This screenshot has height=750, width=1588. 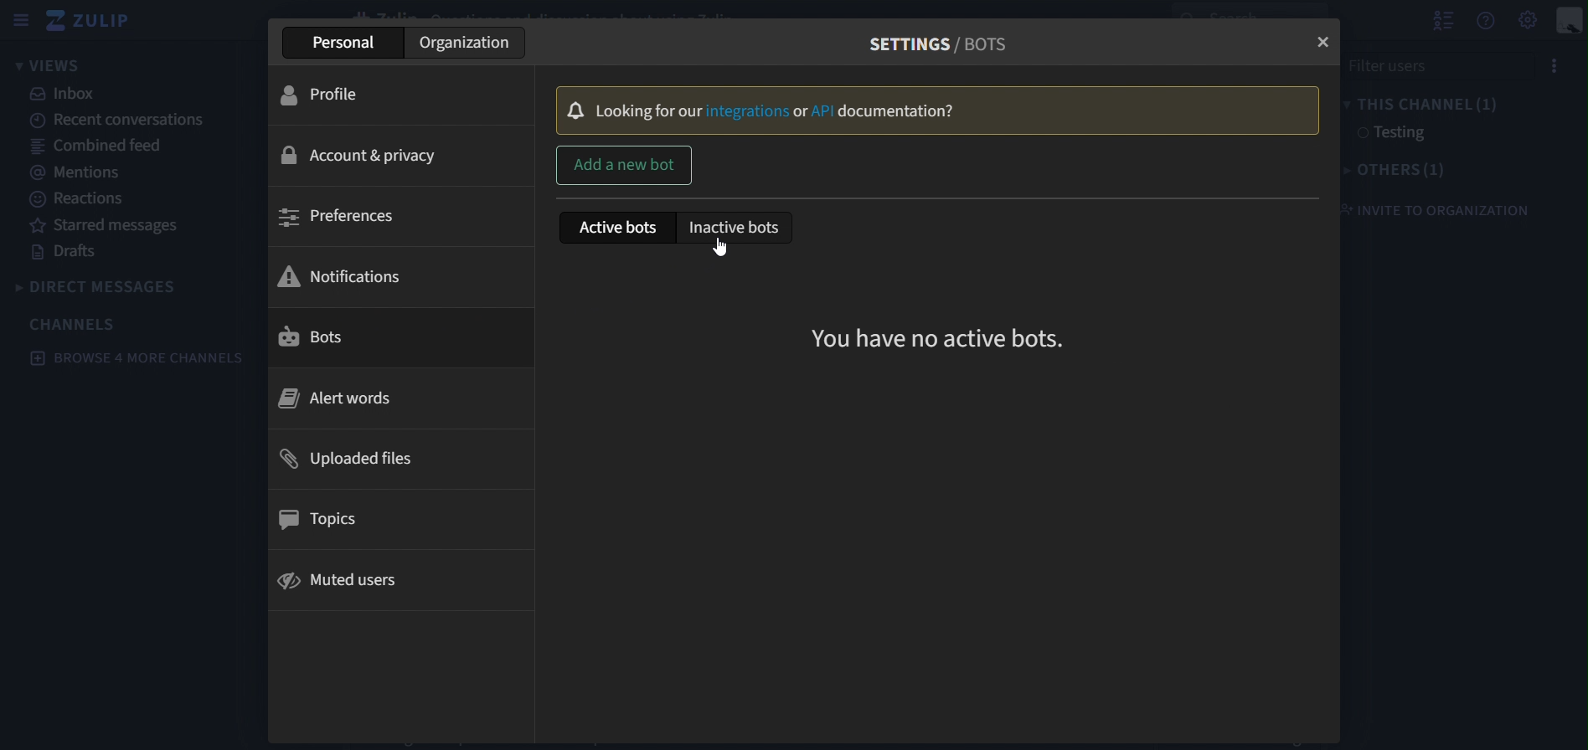 What do you see at coordinates (327, 520) in the screenshot?
I see `topics` at bounding box center [327, 520].